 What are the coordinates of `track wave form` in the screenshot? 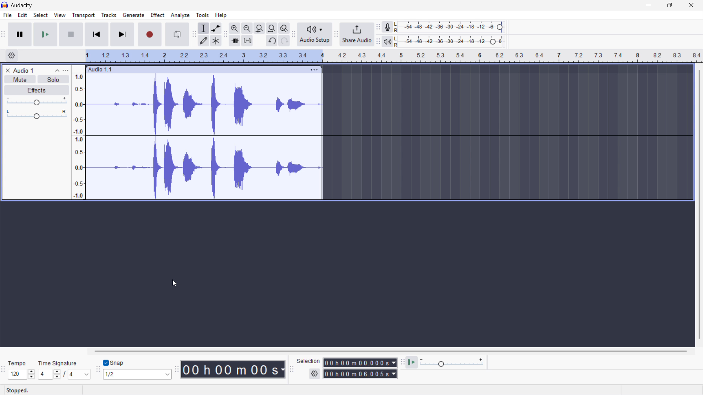 It's located at (206, 170).